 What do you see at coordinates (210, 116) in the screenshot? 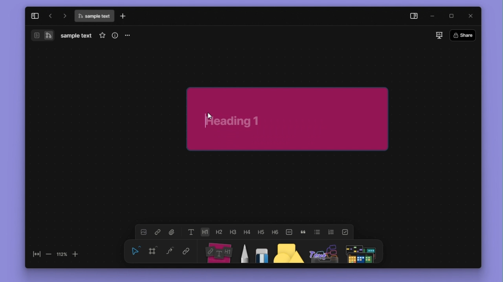
I see `cursor` at bounding box center [210, 116].